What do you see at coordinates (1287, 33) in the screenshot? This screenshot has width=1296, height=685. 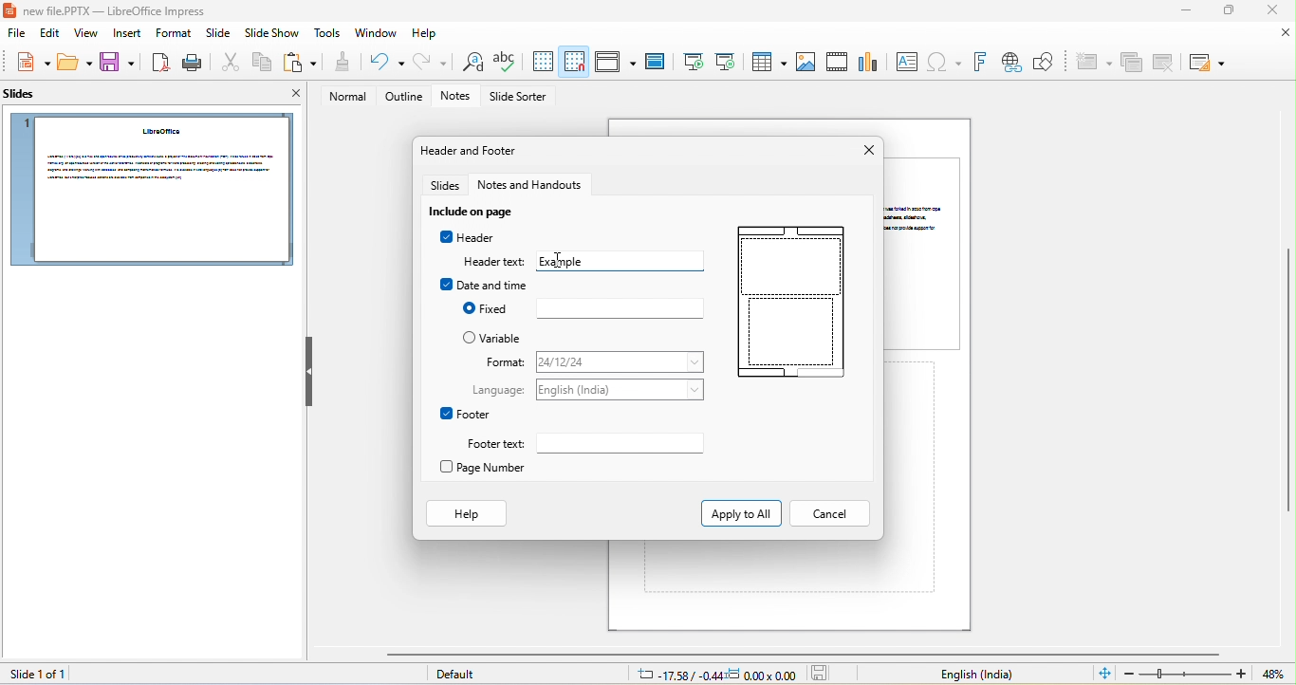 I see `close` at bounding box center [1287, 33].